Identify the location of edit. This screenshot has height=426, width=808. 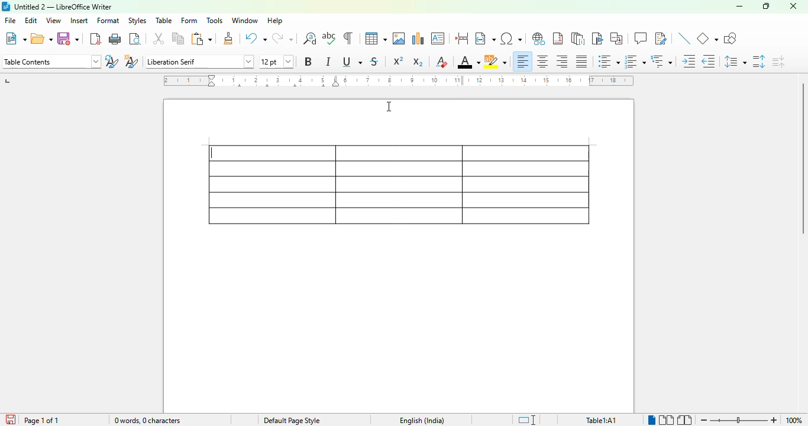
(31, 20).